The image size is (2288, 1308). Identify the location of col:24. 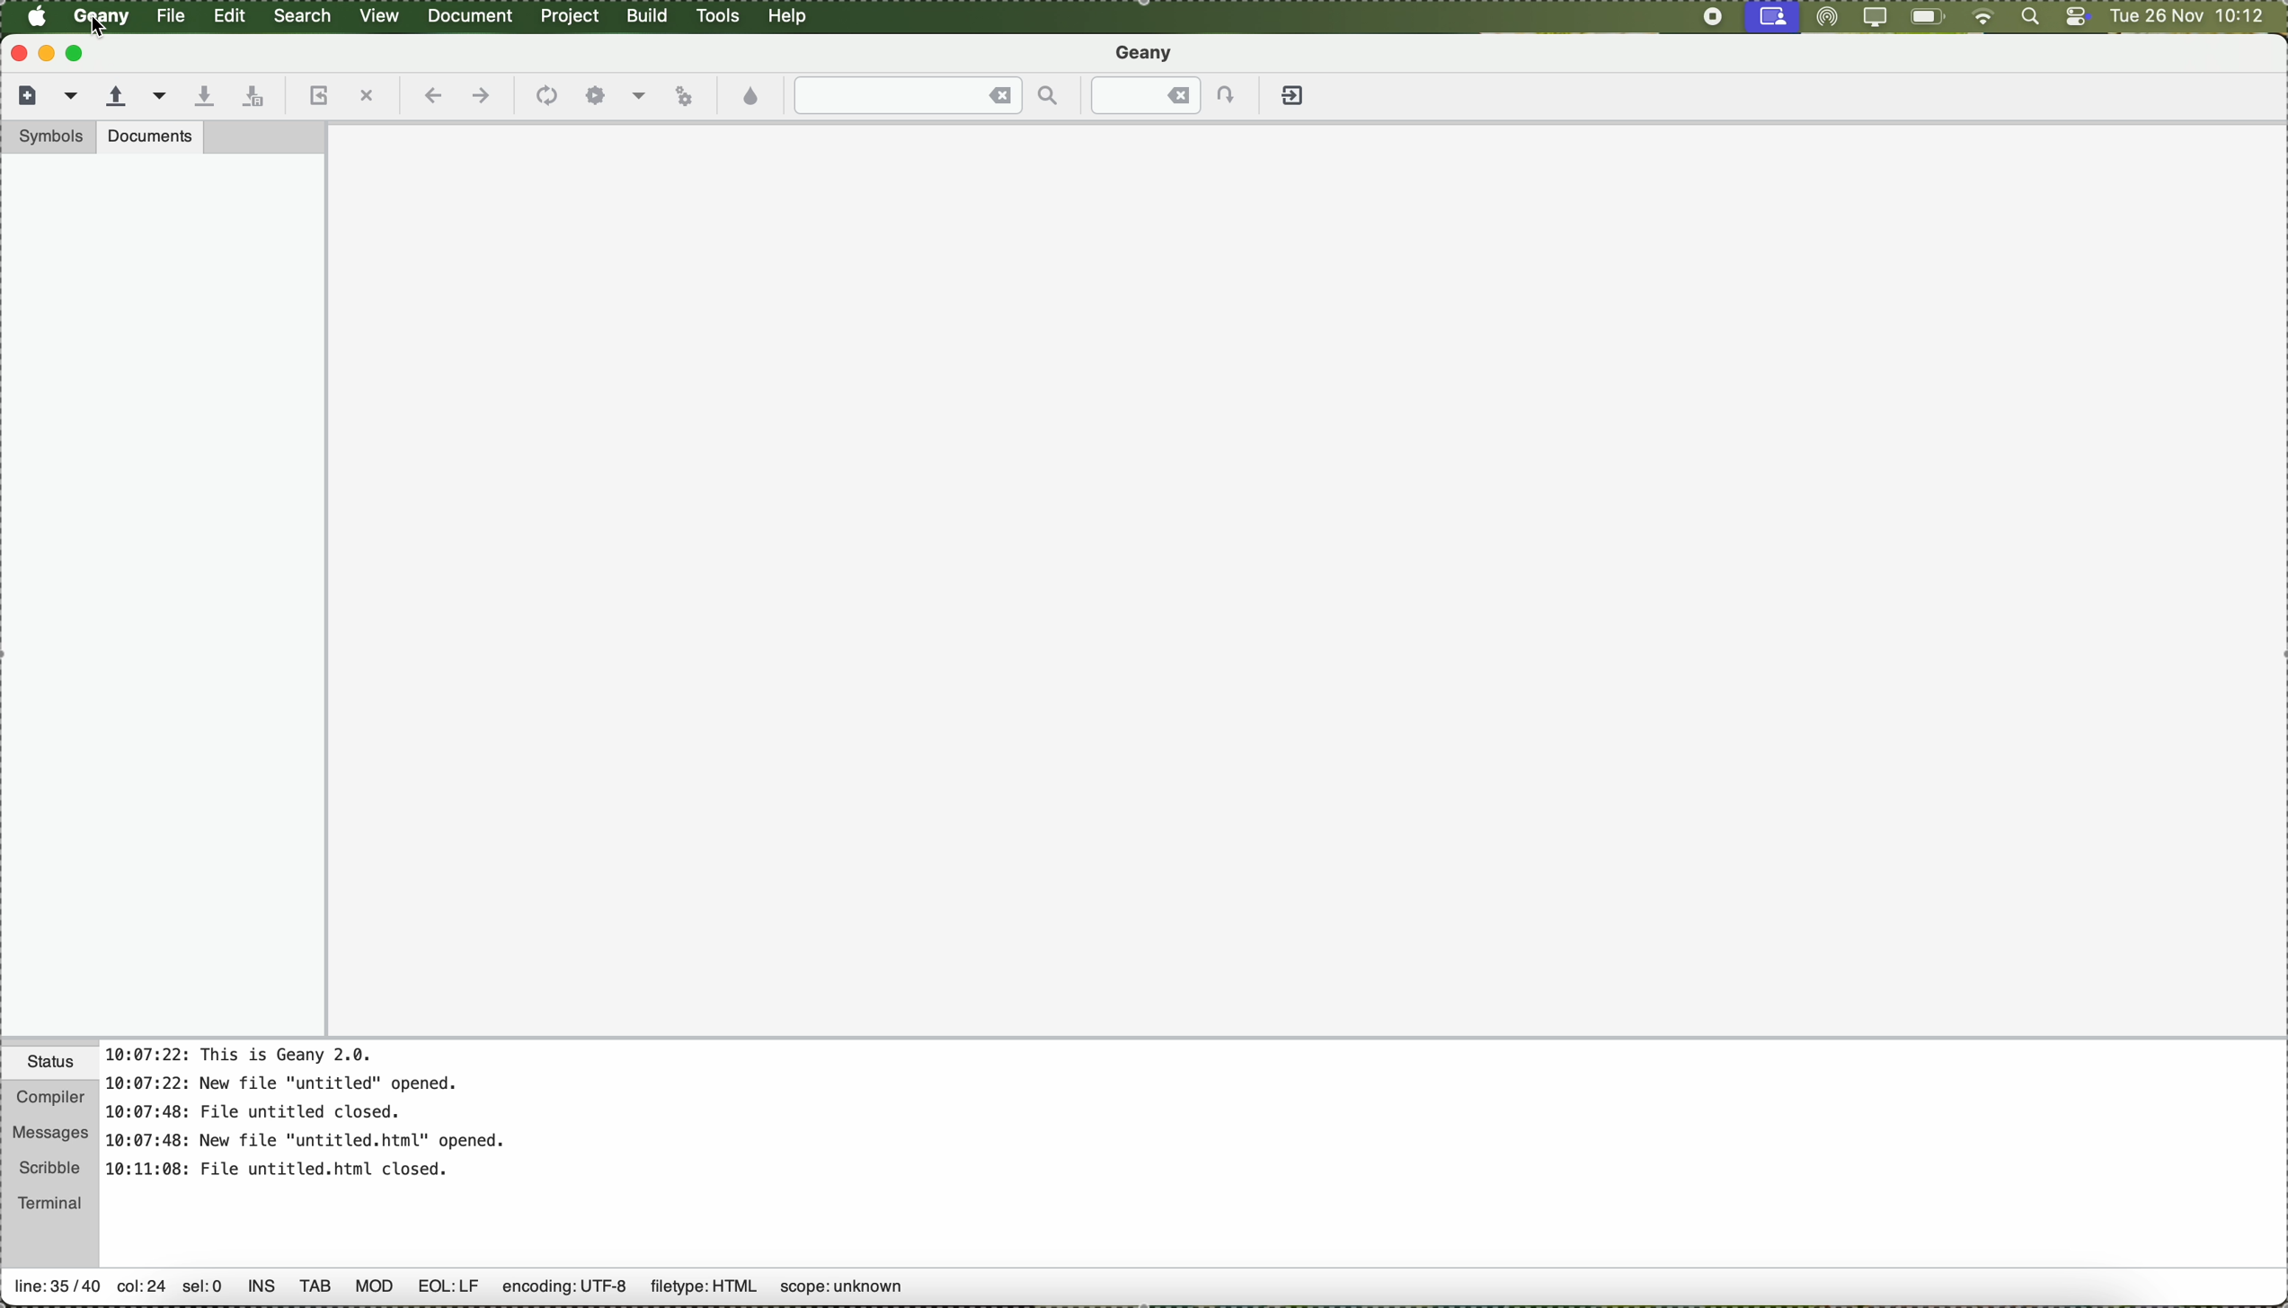
(138, 1286).